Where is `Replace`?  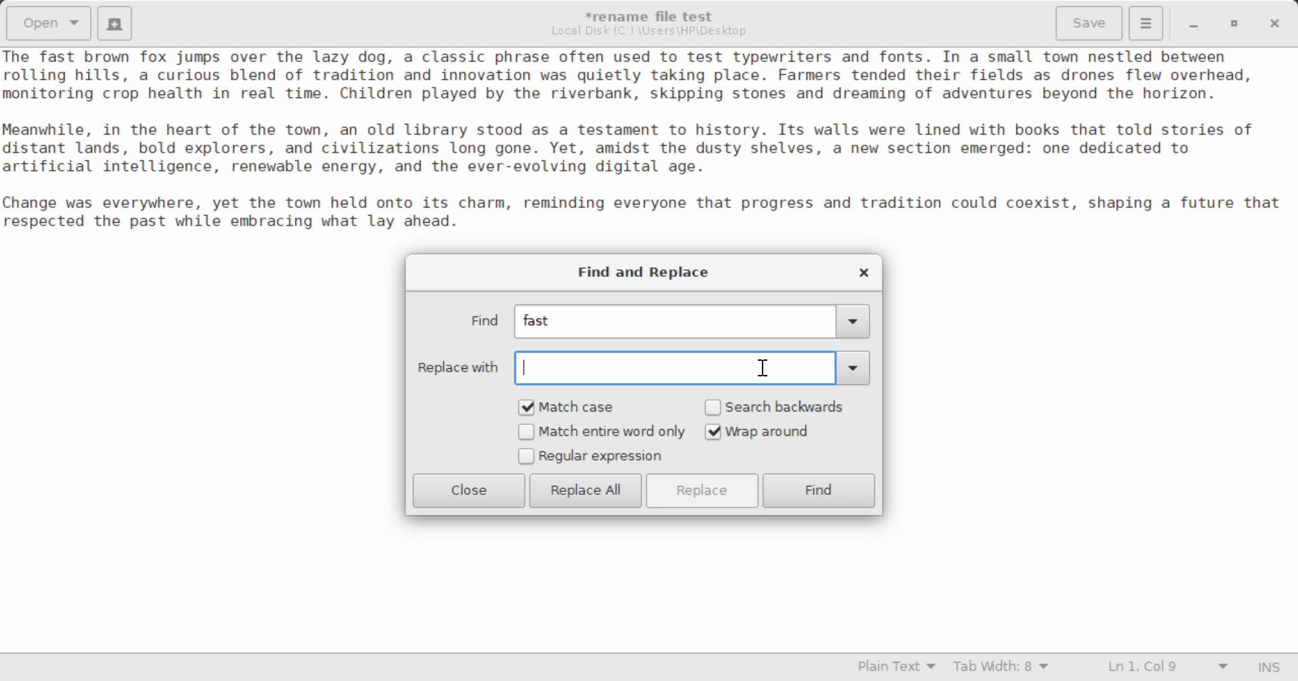 Replace is located at coordinates (705, 490).